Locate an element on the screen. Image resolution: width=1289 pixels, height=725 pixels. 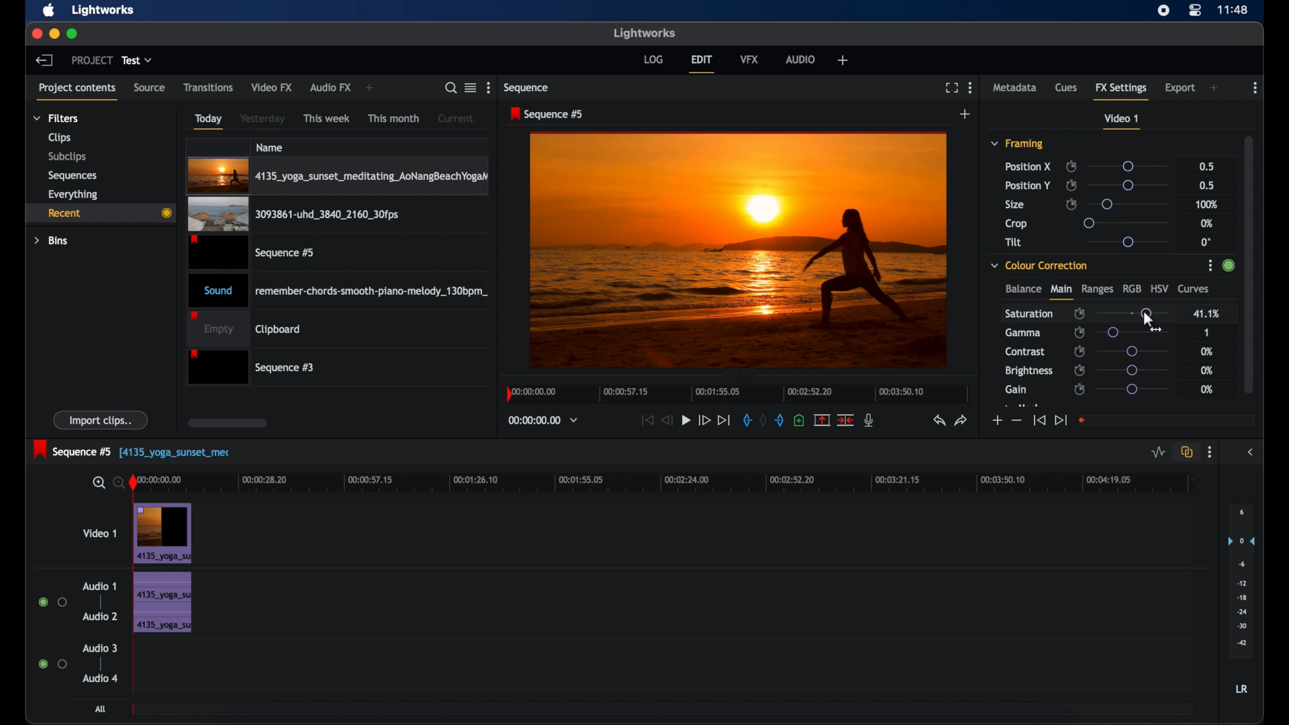
timecodes and reels is located at coordinates (543, 421).